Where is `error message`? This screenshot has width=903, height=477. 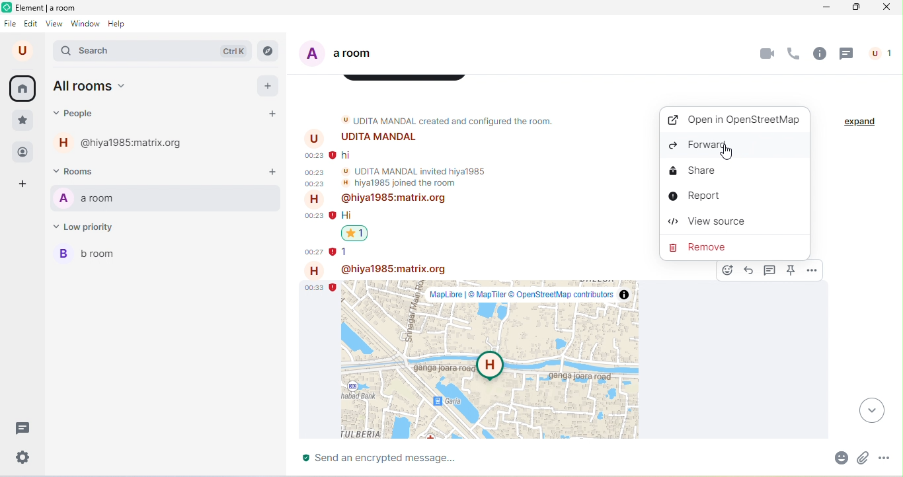 error message is located at coordinates (334, 252).